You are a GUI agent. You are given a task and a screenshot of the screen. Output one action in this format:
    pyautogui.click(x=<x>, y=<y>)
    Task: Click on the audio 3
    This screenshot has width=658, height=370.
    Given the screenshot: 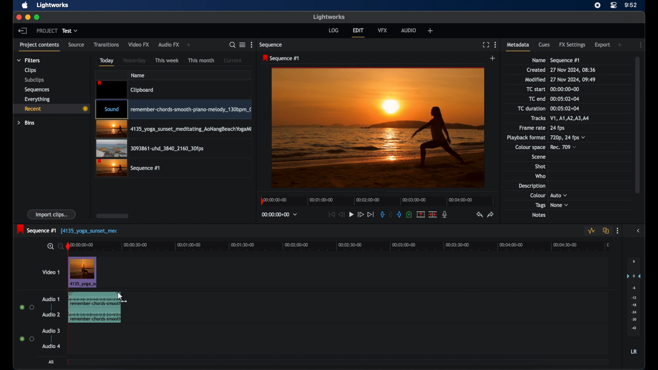 What is the action you would take?
    pyautogui.click(x=51, y=331)
    